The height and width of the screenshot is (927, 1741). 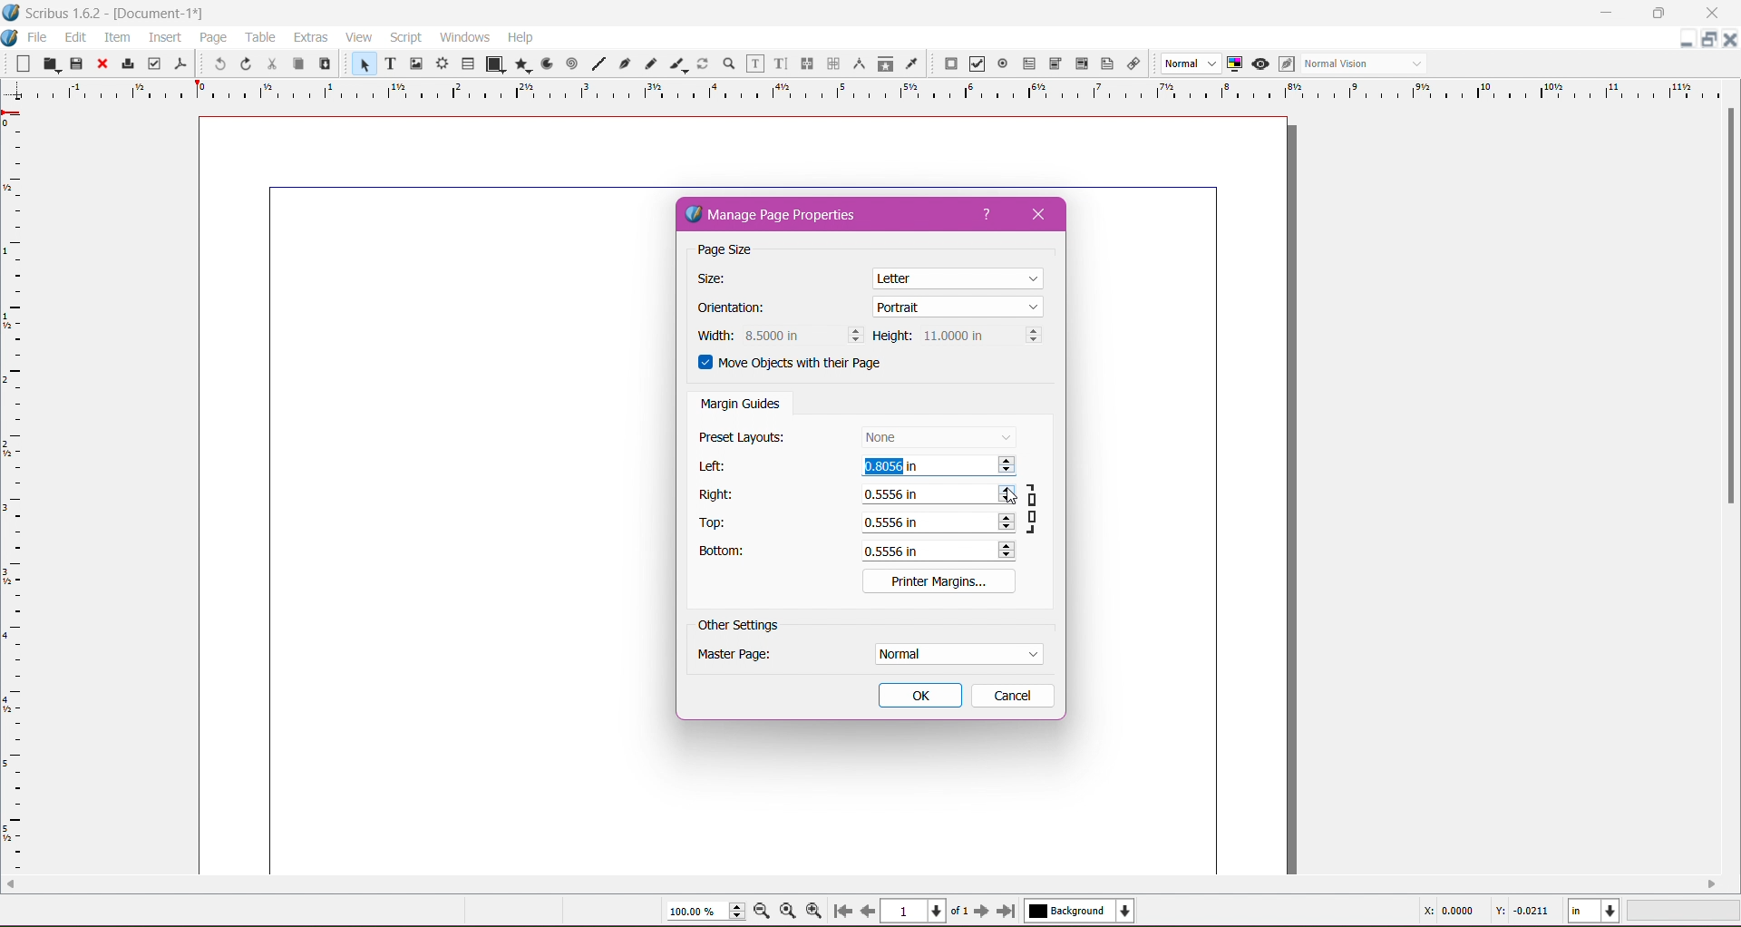 I want to click on Height, so click(x=892, y=337).